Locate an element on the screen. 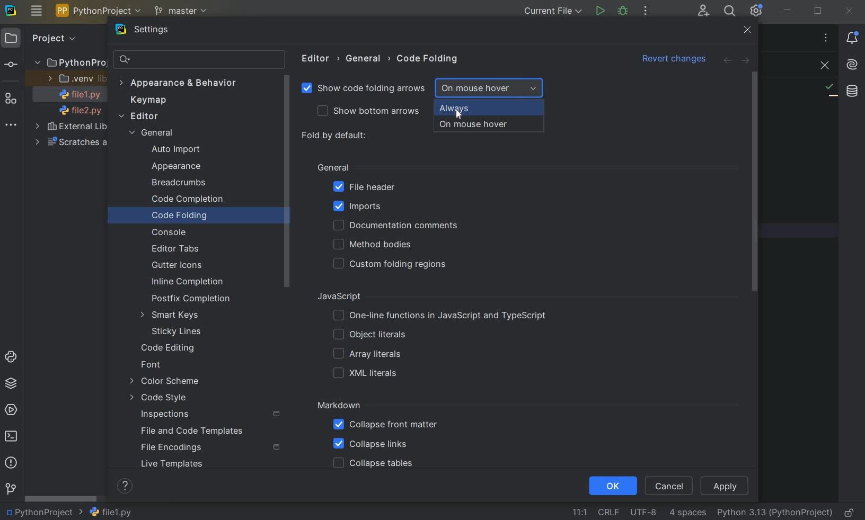  SHOW BUTTON ARROWS is located at coordinates (374, 112).